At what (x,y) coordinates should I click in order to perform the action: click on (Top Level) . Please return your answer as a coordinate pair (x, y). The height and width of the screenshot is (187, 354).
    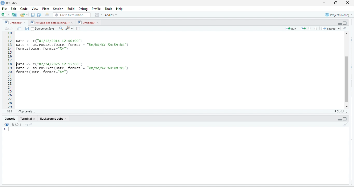
    Looking at the image, I should click on (26, 112).